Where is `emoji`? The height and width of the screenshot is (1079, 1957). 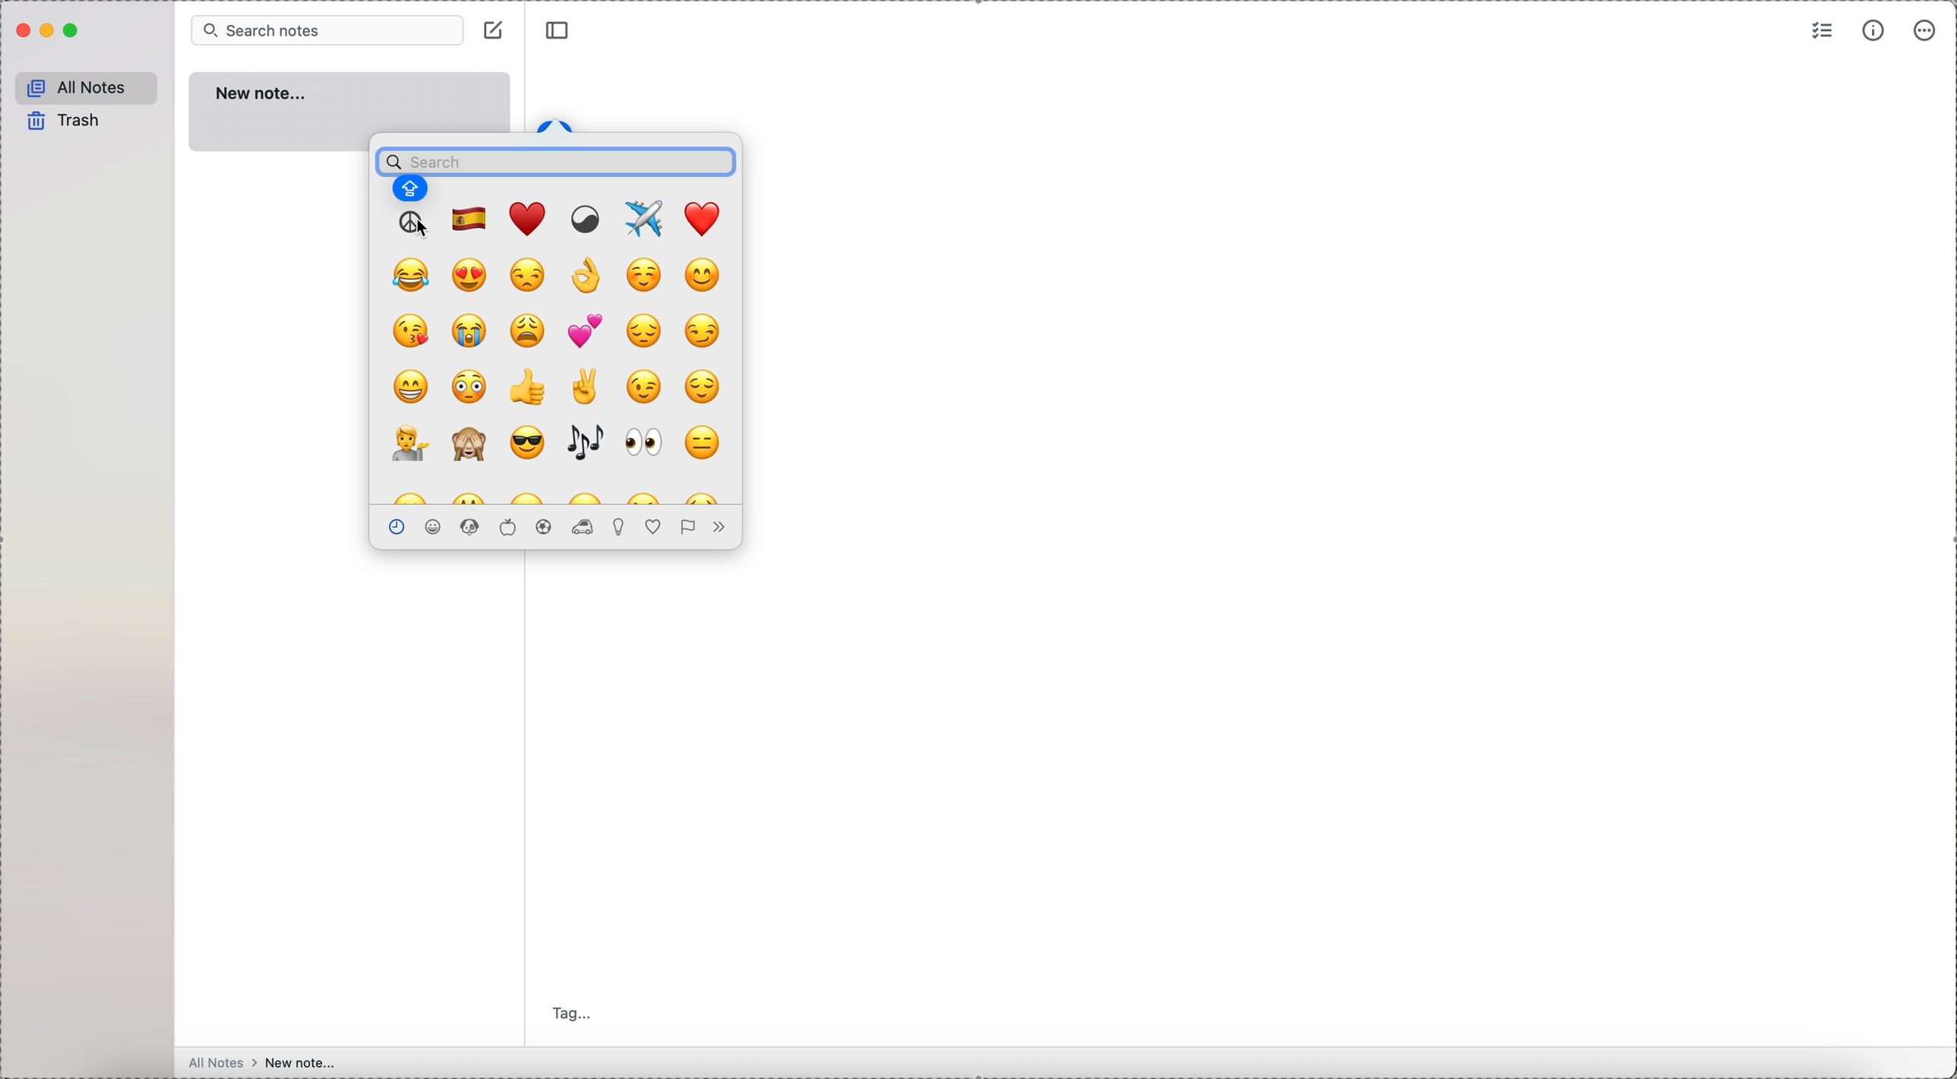
emoji is located at coordinates (471, 446).